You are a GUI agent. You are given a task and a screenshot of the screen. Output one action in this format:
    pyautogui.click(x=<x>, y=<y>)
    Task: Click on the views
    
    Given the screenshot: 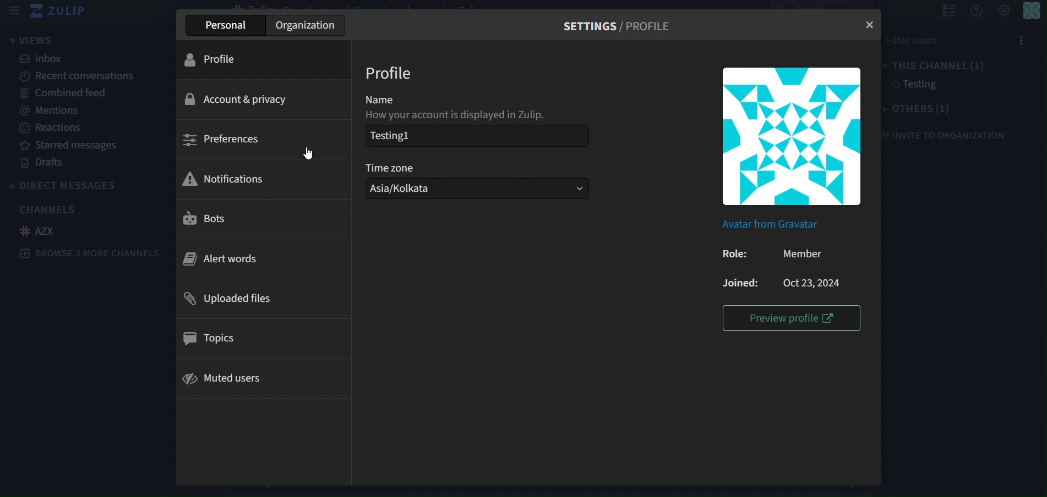 What is the action you would take?
    pyautogui.click(x=49, y=40)
    